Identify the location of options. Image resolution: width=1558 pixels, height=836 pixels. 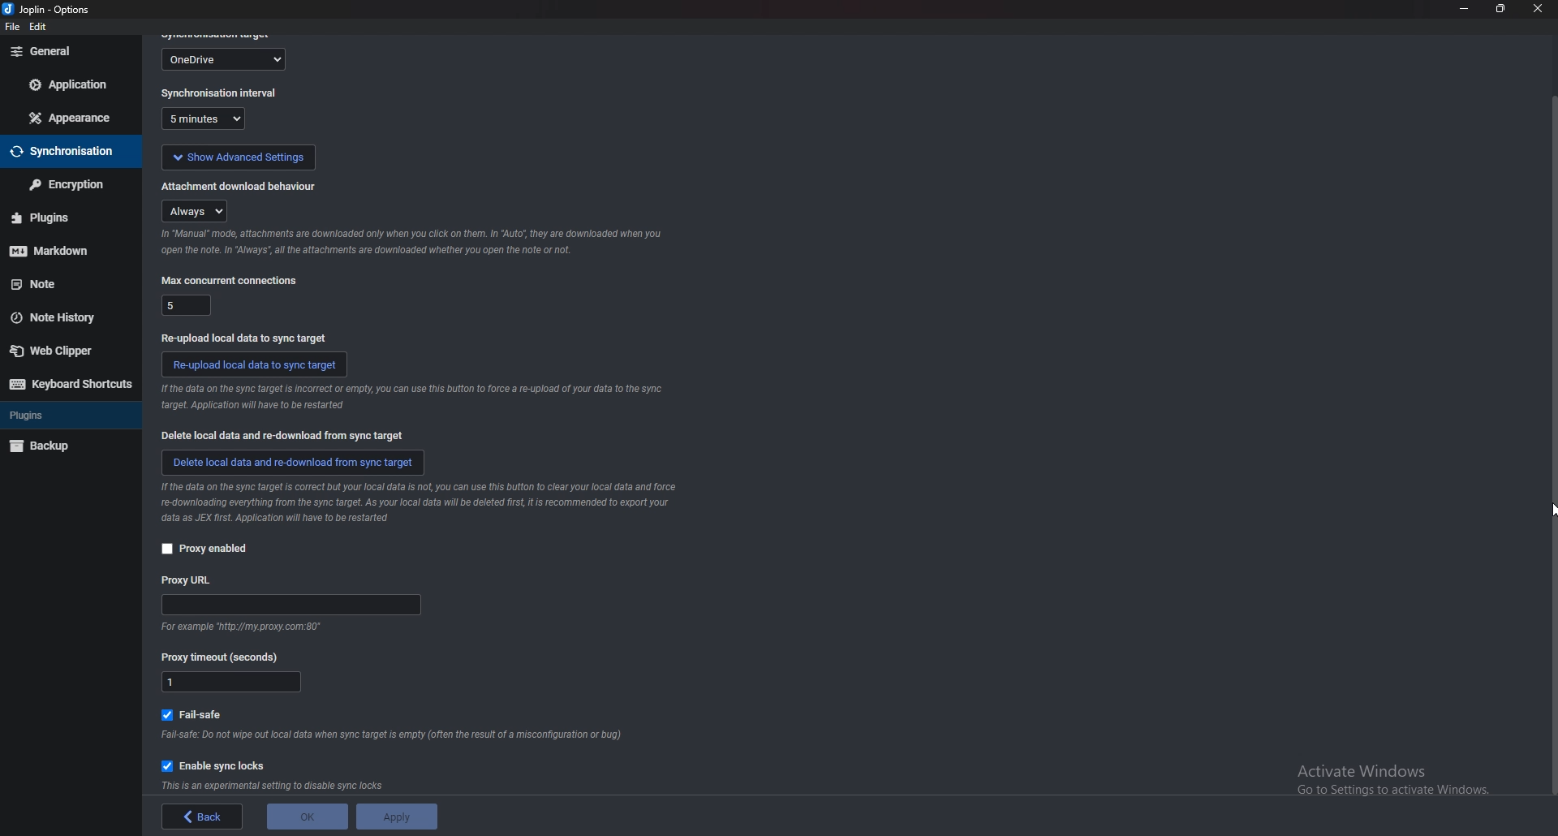
(49, 10).